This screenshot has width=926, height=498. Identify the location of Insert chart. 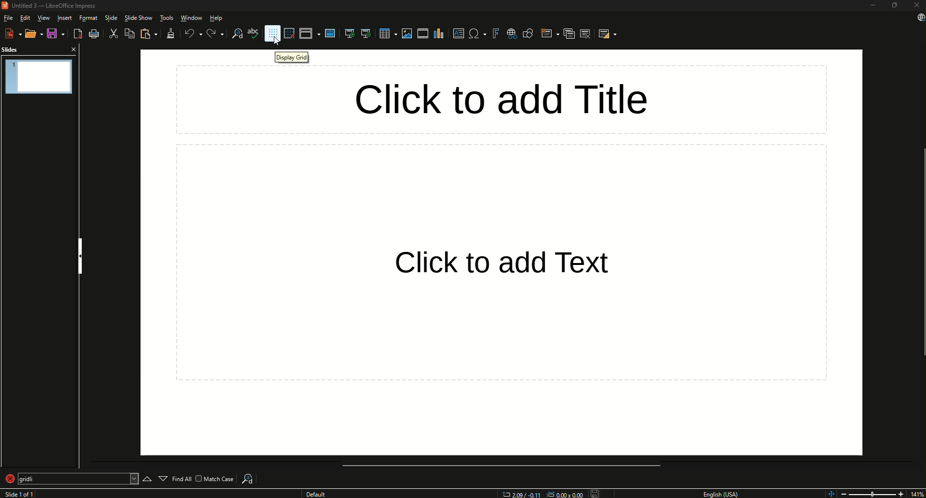
(438, 34).